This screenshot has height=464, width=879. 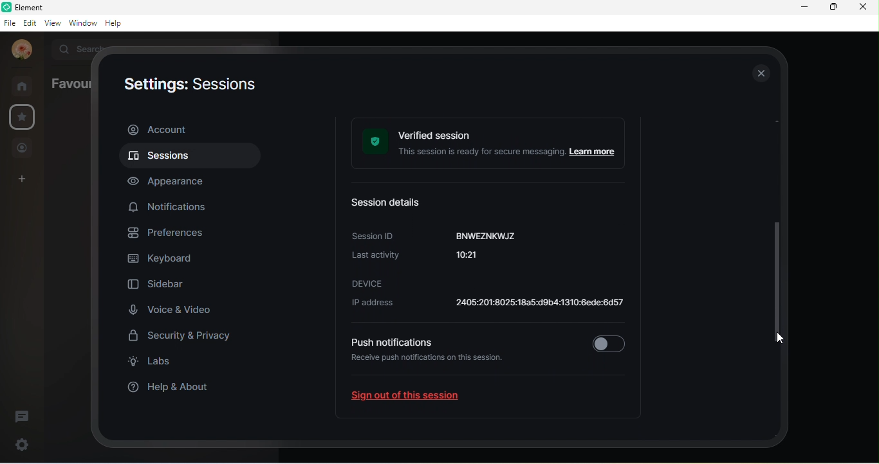 What do you see at coordinates (393, 204) in the screenshot?
I see `session details` at bounding box center [393, 204].